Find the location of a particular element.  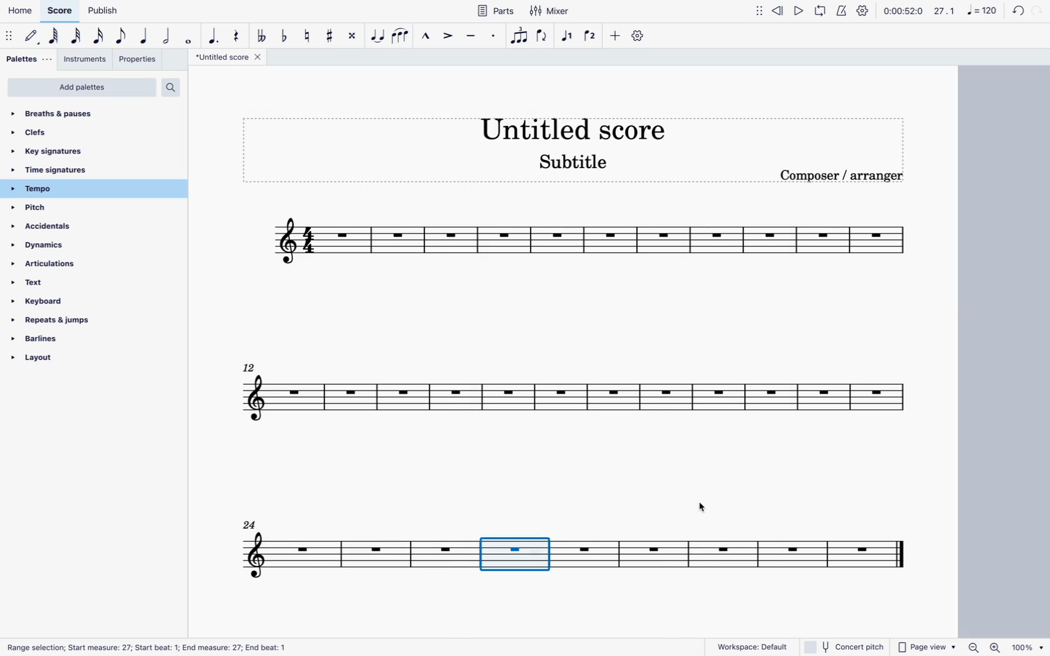

dynamics is located at coordinates (46, 246).